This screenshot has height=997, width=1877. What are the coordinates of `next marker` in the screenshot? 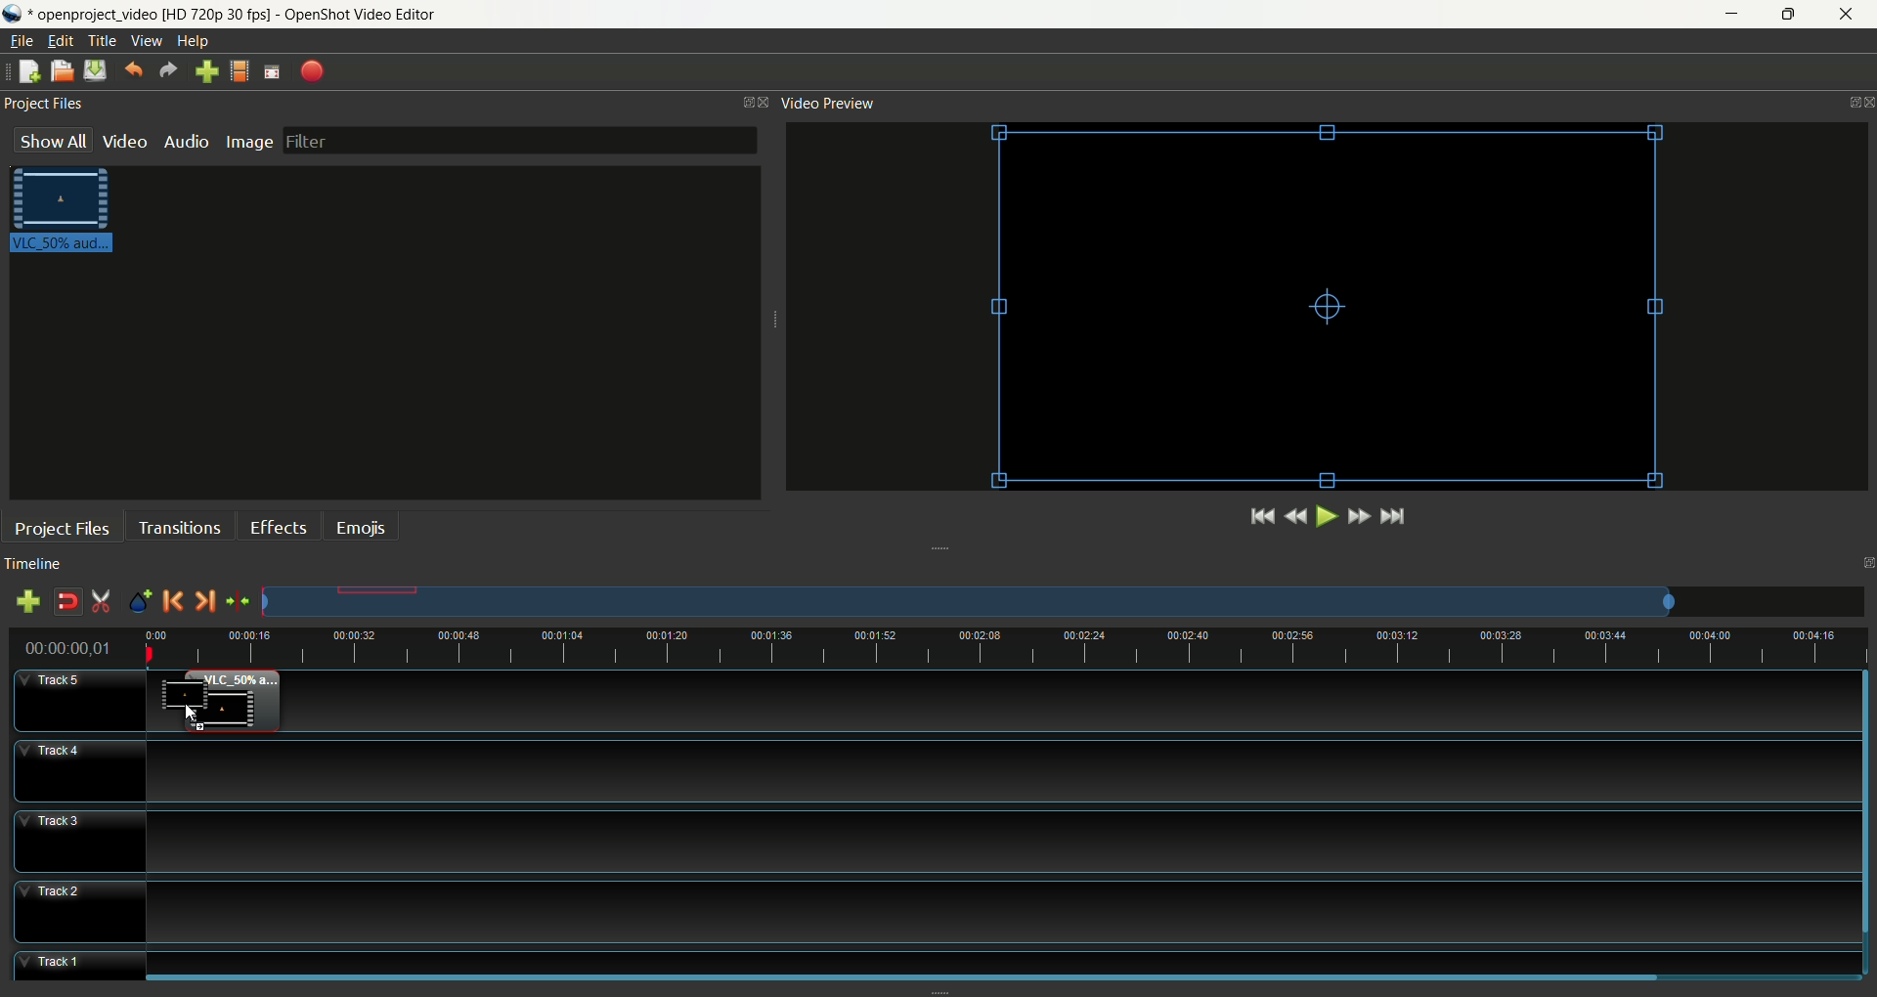 It's located at (204, 601).